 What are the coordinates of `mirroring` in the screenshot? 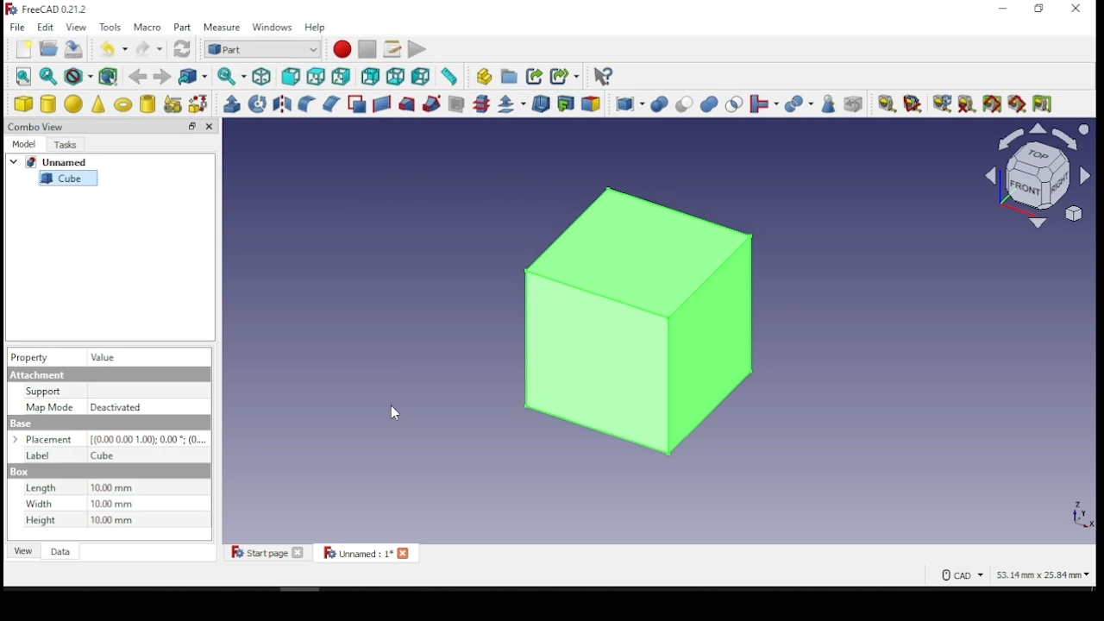 It's located at (282, 103).